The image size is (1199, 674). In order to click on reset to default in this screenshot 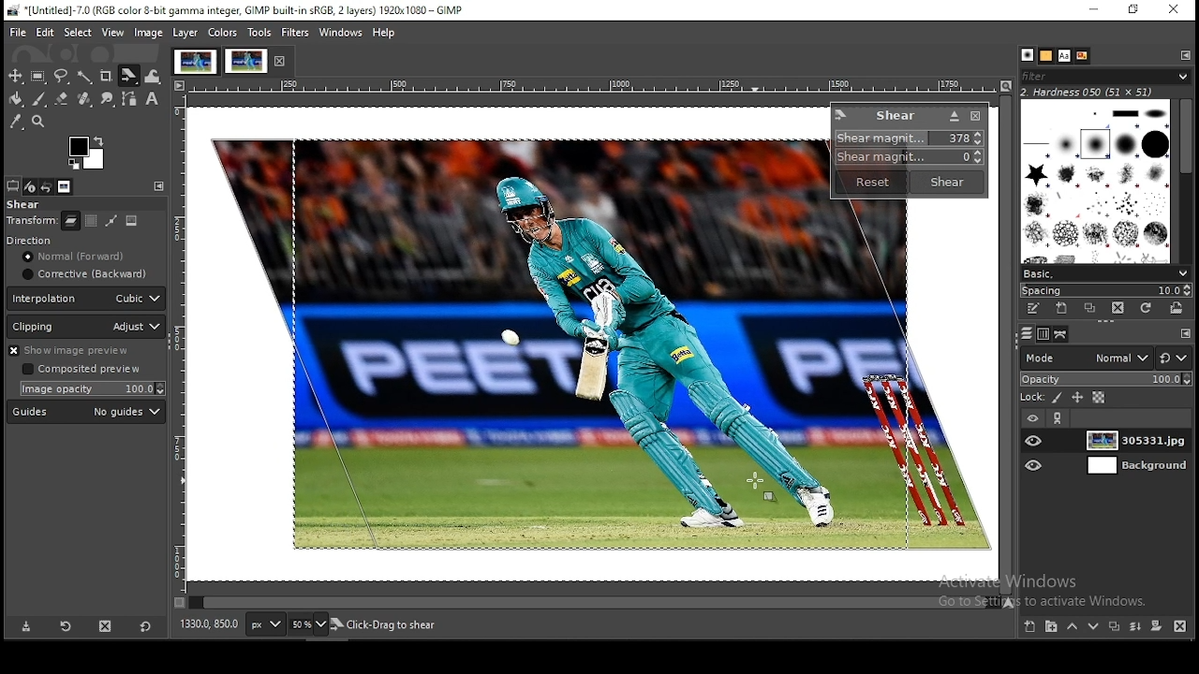, I will do `click(145, 627)`.